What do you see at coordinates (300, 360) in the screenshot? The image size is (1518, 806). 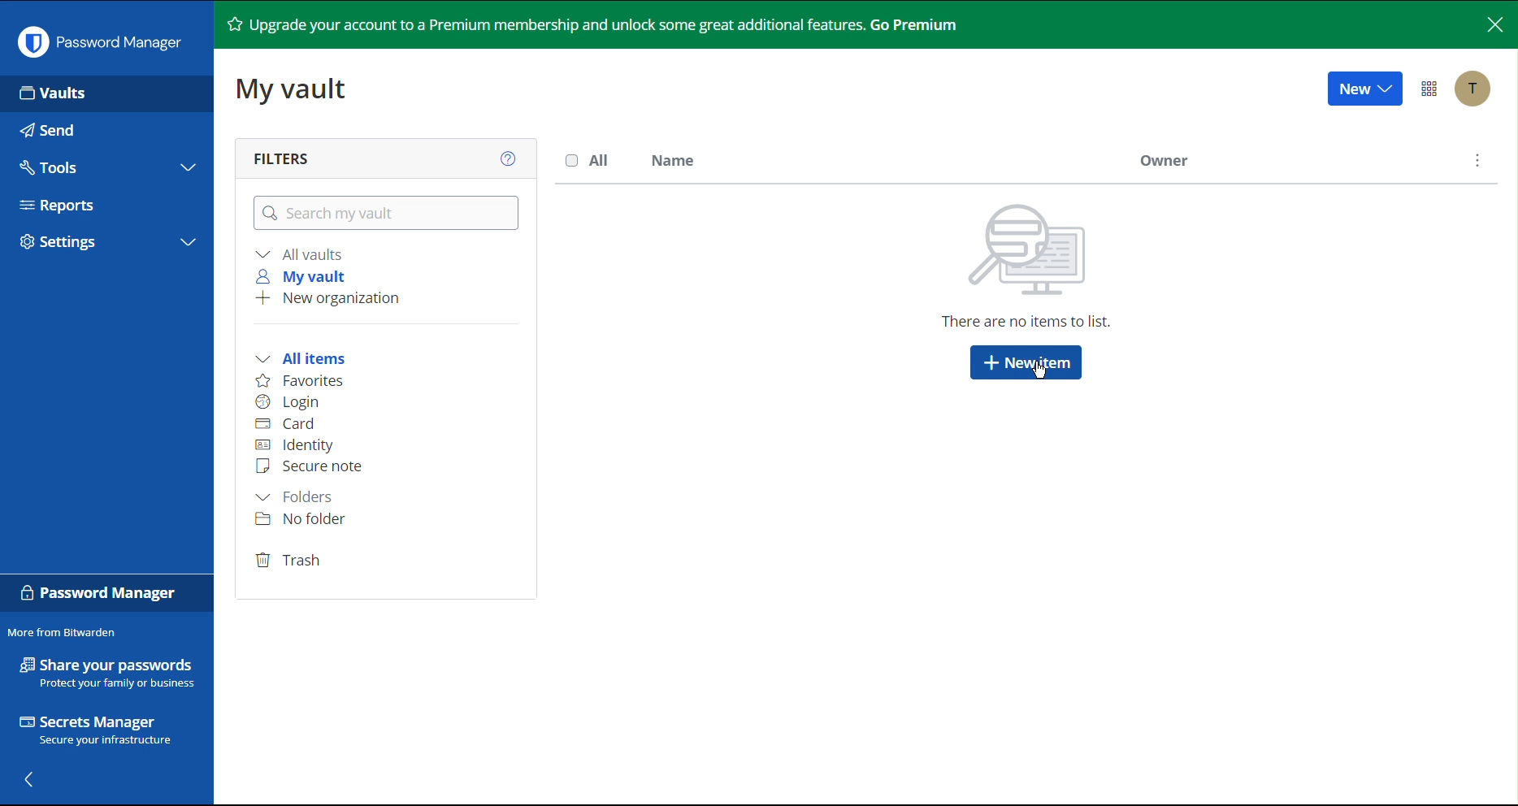 I see `All items` at bounding box center [300, 360].